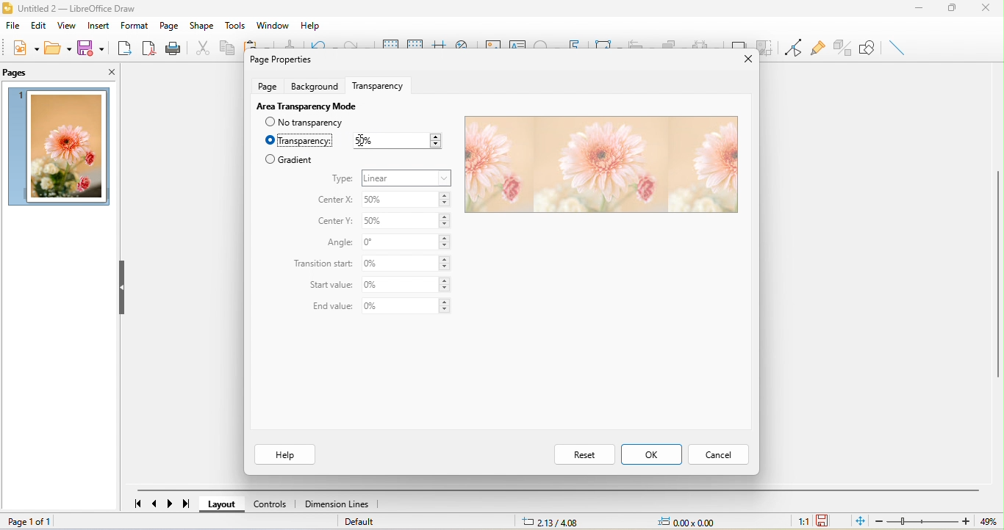 The width and height of the screenshot is (1004, 530). I want to click on cursor movement, so click(363, 139).